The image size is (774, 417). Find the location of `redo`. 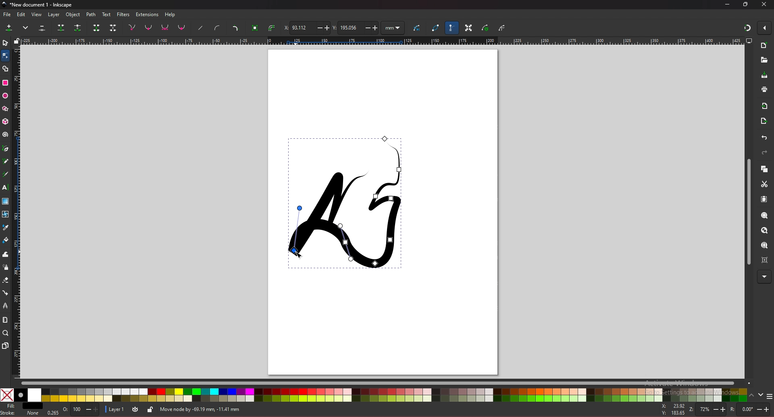

redo is located at coordinates (764, 152).